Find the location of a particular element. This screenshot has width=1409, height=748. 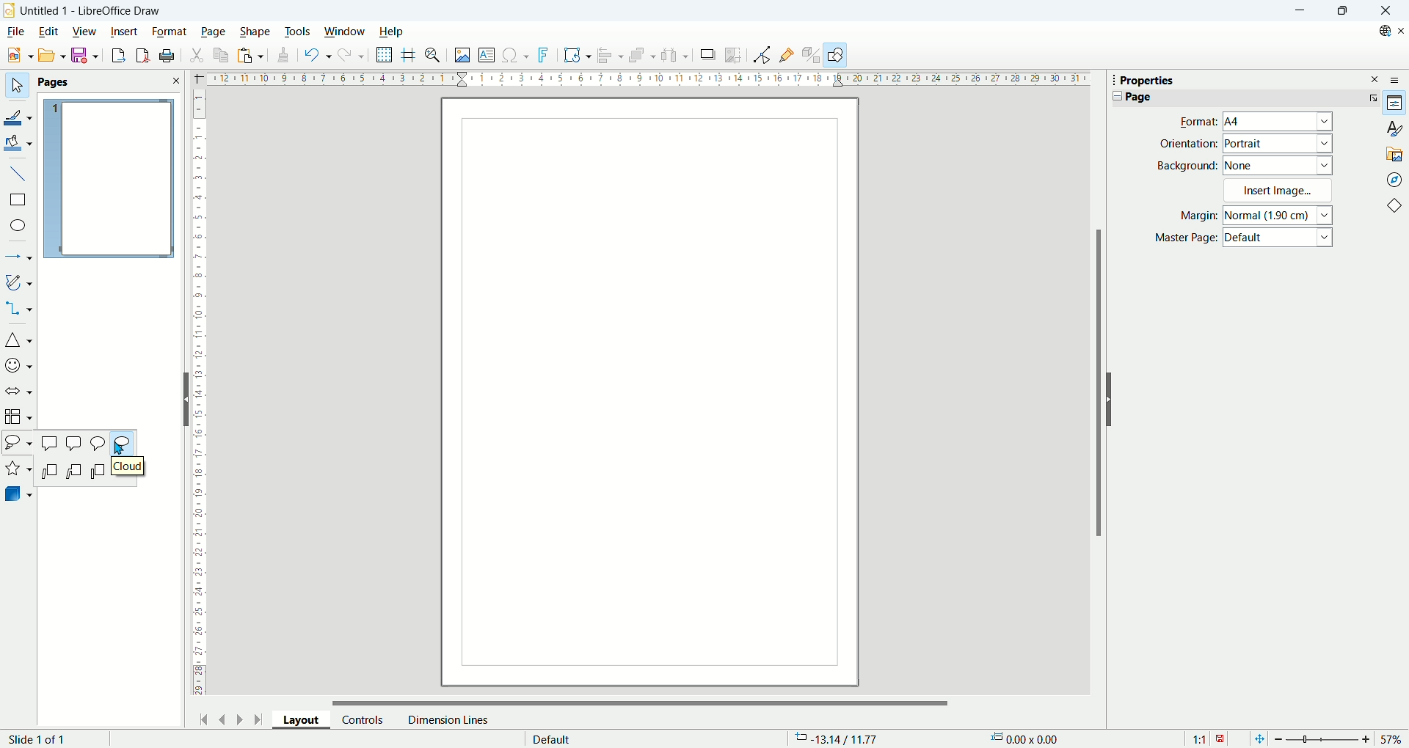

gluepoint function is located at coordinates (787, 54).